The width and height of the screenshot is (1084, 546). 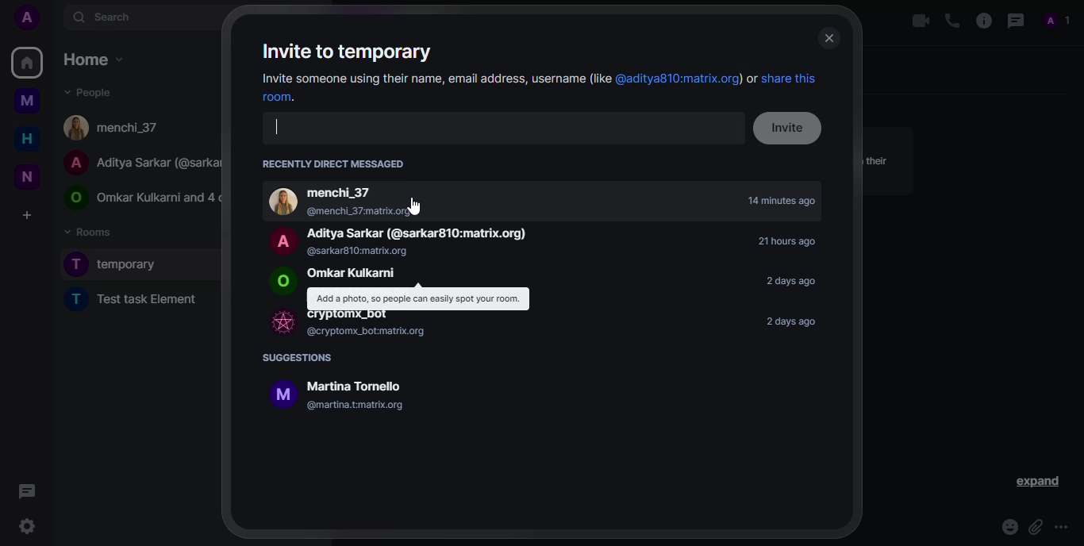 I want to click on Invite to temporary, so click(x=361, y=52).